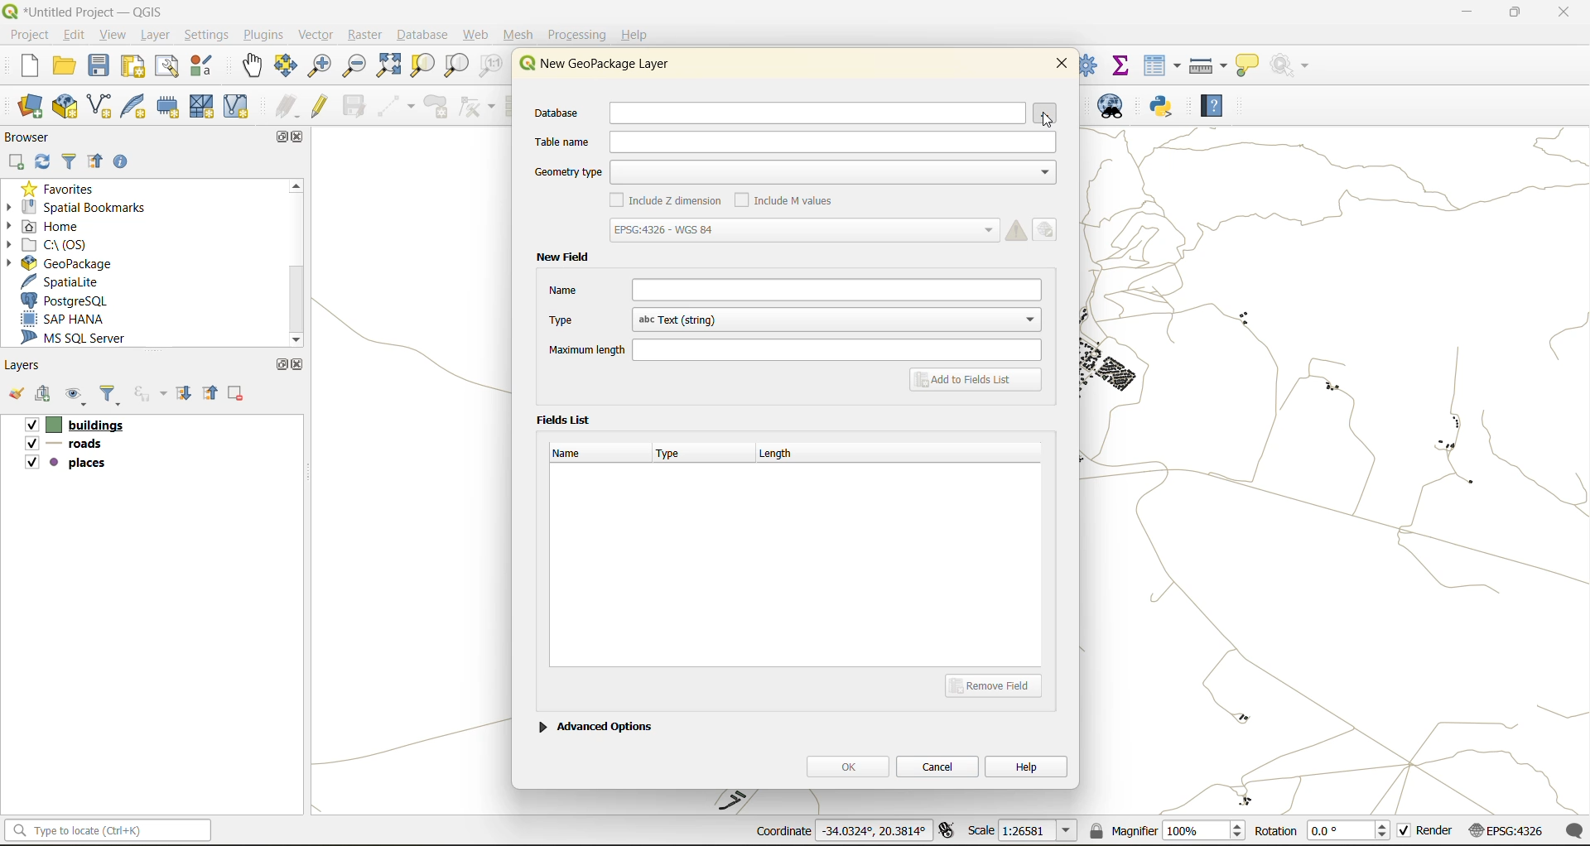 The image size is (1590, 846). Describe the element at coordinates (793, 171) in the screenshot. I see `geometry type` at that location.